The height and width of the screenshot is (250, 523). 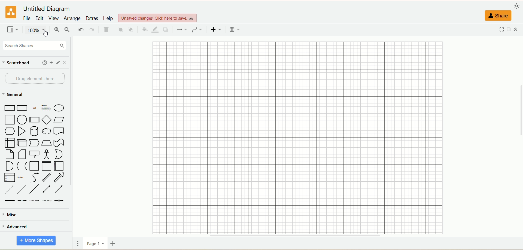 I want to click on format, so click(x=511, y=29).